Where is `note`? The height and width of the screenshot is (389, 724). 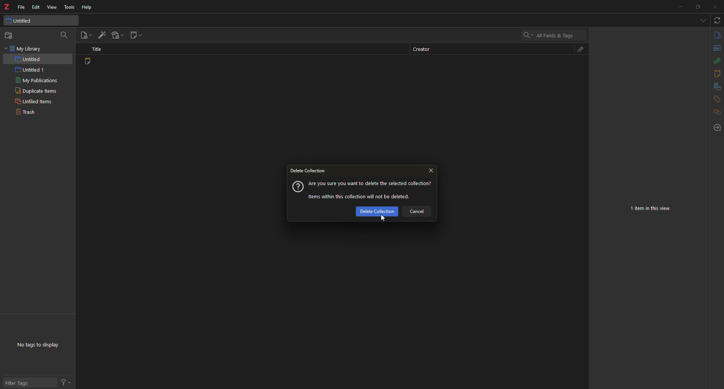 note is located at coordinates (87, 61).